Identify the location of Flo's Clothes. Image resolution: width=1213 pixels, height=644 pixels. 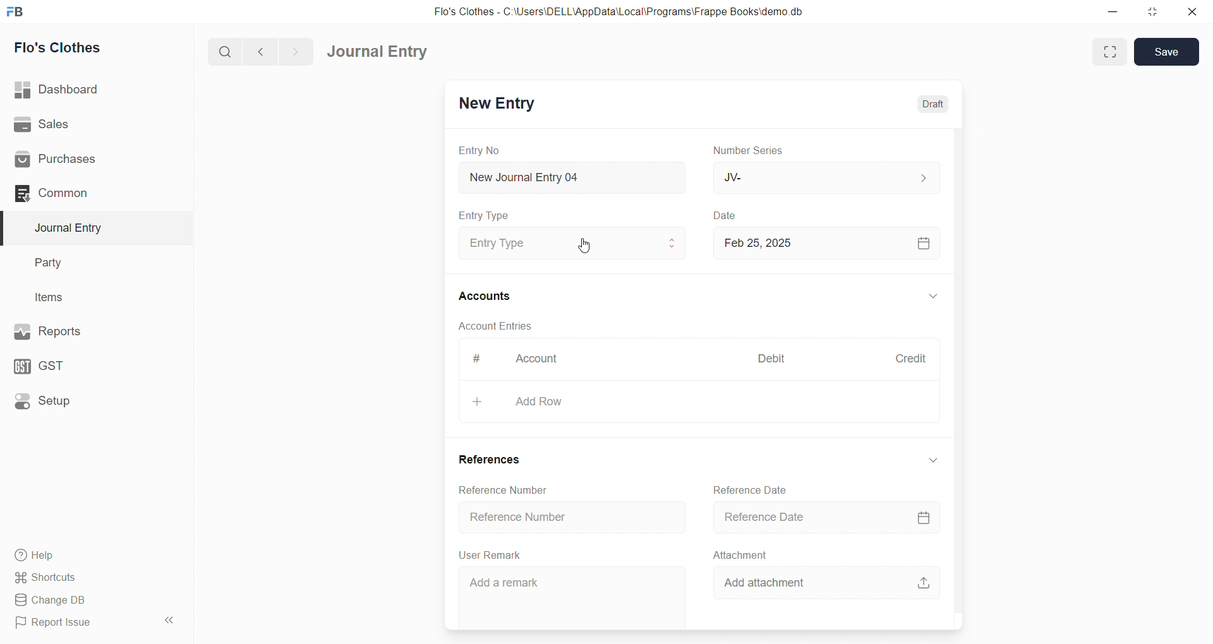
(90, 48).